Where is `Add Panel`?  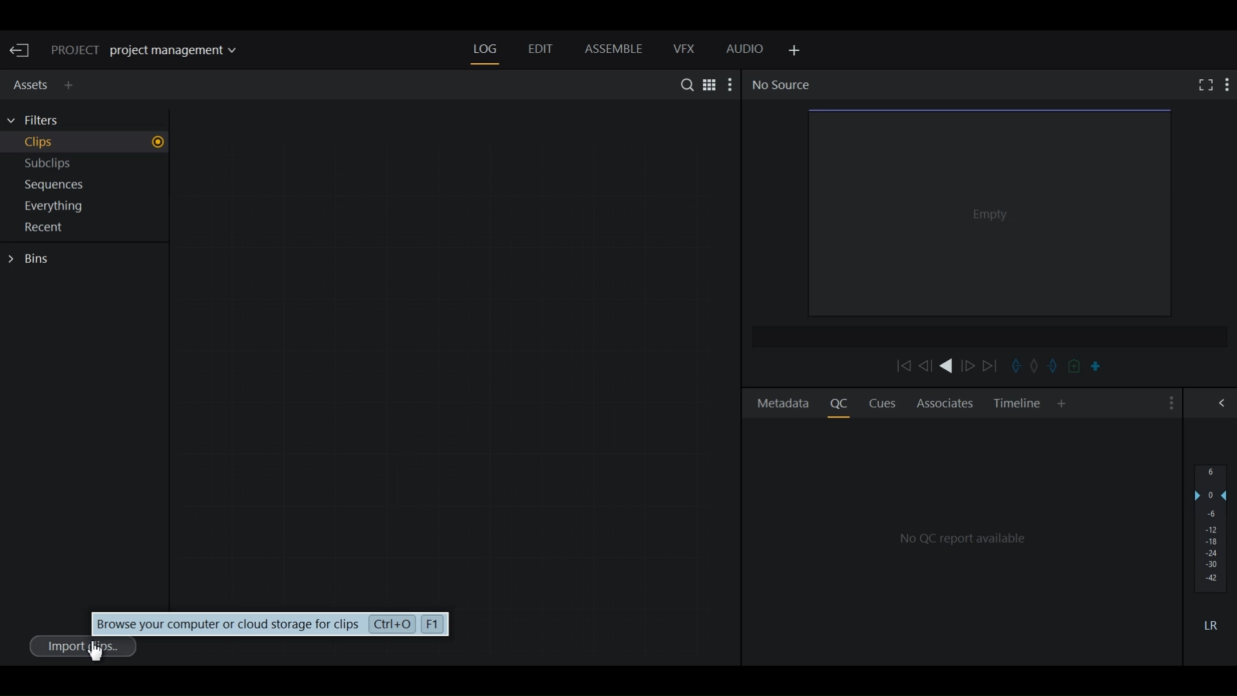 Add Panel is located at coordinates (72, 85).